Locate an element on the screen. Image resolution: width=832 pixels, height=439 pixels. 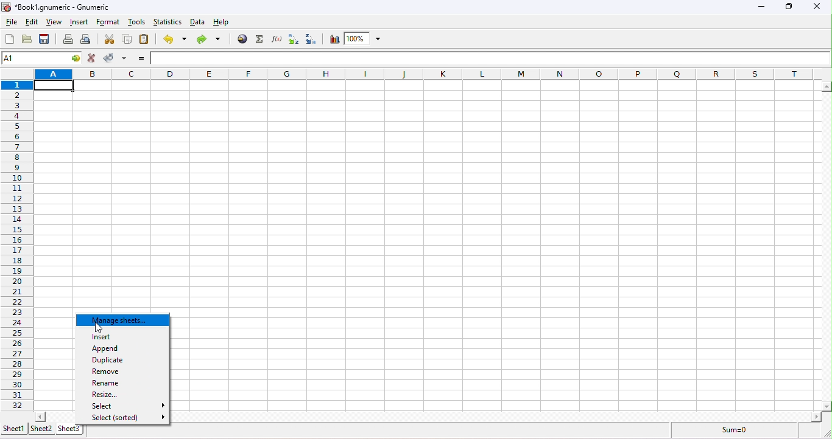
append is located at coordinates (115, 350).